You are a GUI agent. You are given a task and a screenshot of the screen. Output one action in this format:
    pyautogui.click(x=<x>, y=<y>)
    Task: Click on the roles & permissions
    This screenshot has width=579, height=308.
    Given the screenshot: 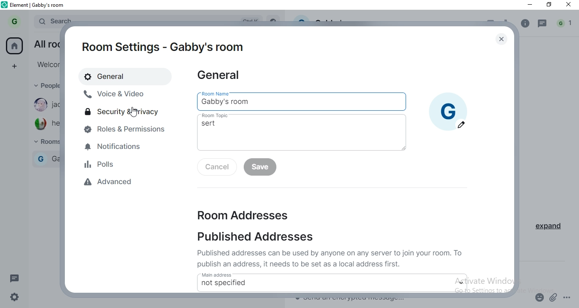 What is the action you would take?
    pyautogui.click(x=126, y=132)
    